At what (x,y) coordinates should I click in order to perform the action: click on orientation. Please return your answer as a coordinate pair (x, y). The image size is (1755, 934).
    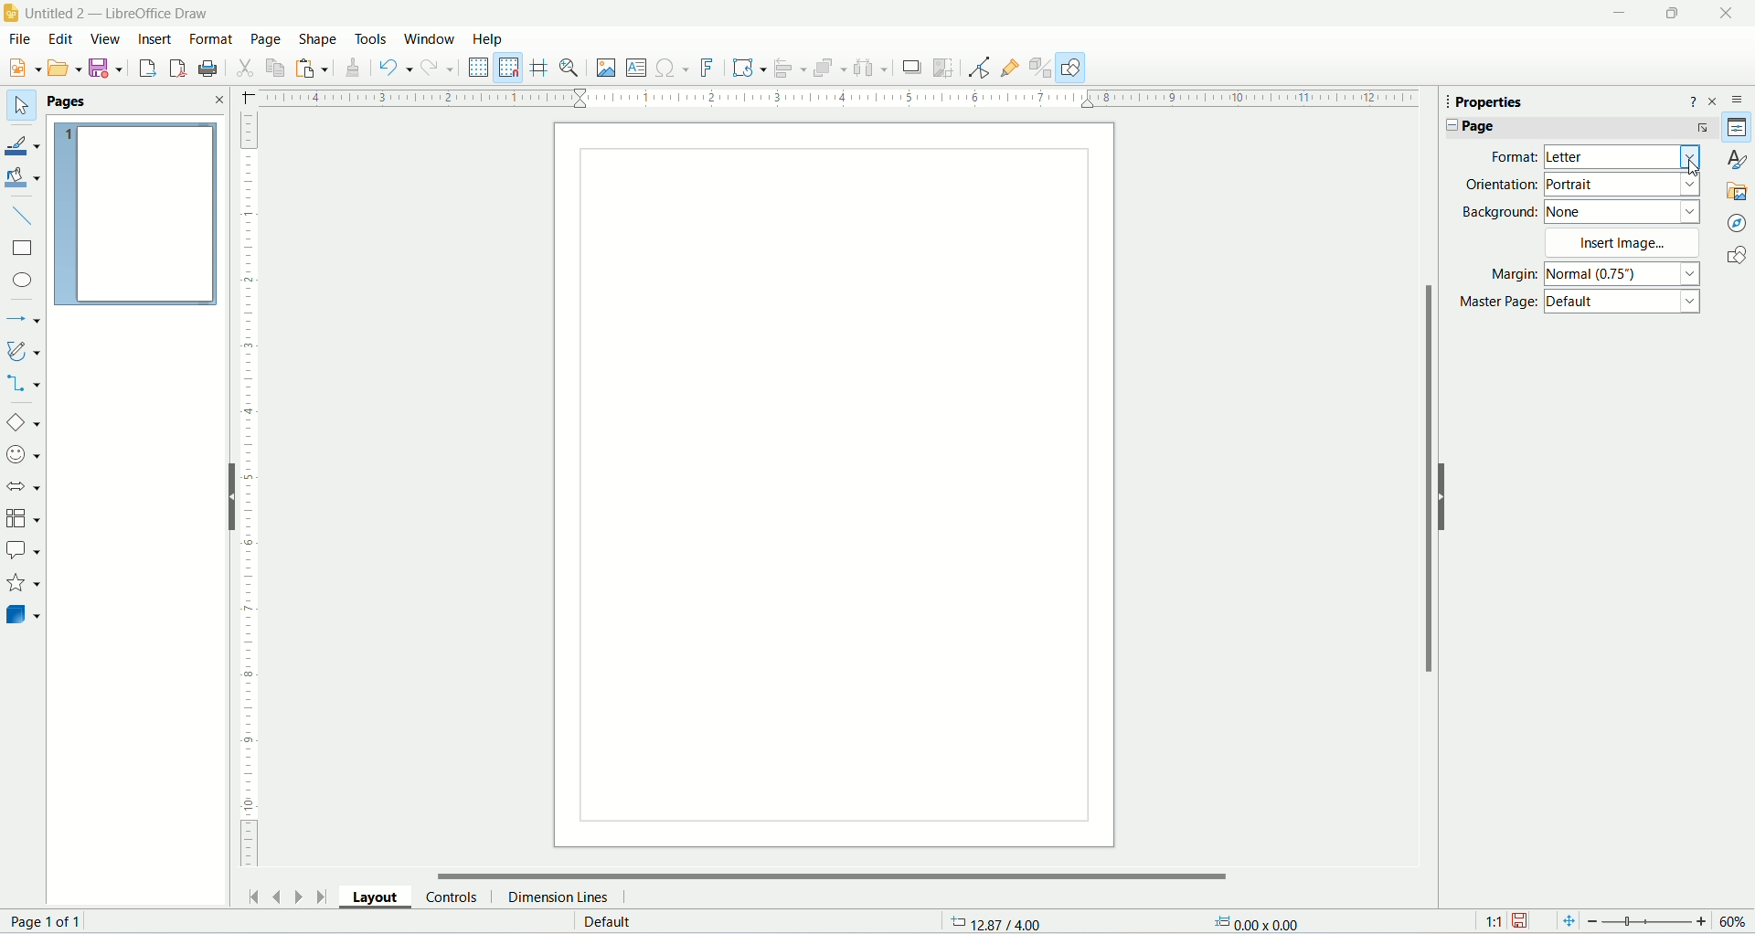
    Looking at the image, I should click on (1582, 184).